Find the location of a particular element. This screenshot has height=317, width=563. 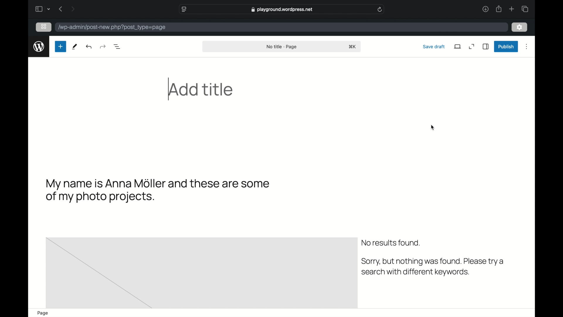

template content is located at coordinates (433, 267).